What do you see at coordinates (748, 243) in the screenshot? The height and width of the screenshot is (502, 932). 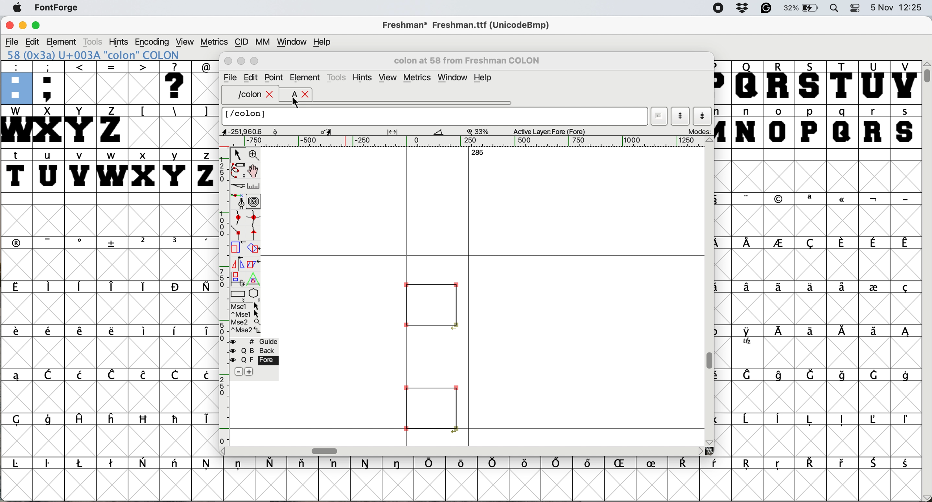 I see `symbol` at bounding box center [748, 243].